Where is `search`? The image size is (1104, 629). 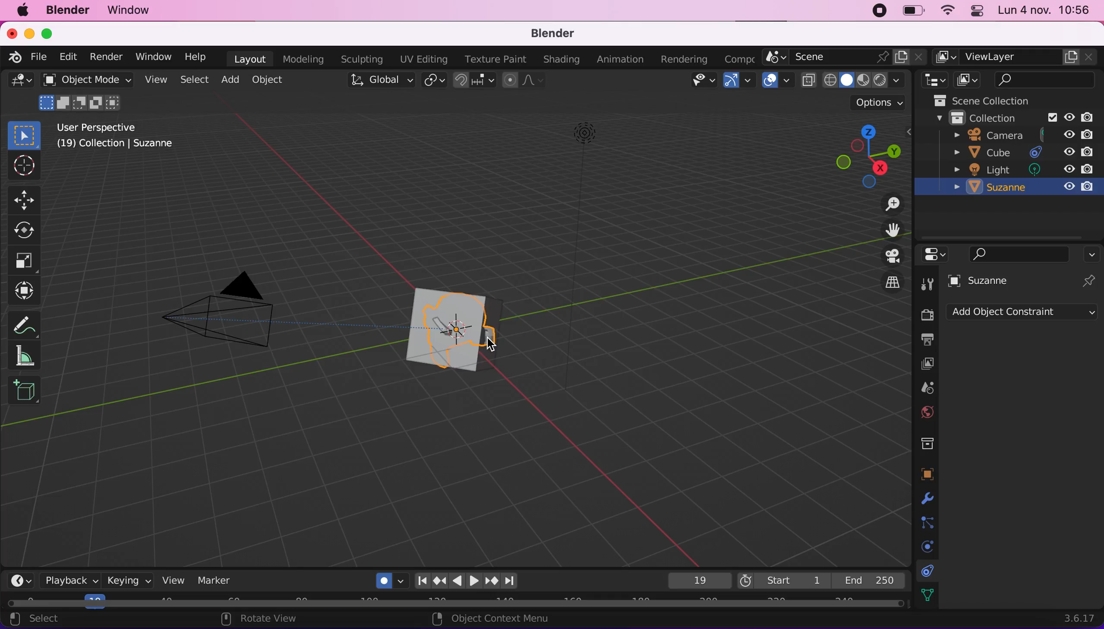 search is located at coordinates (1045, 80).